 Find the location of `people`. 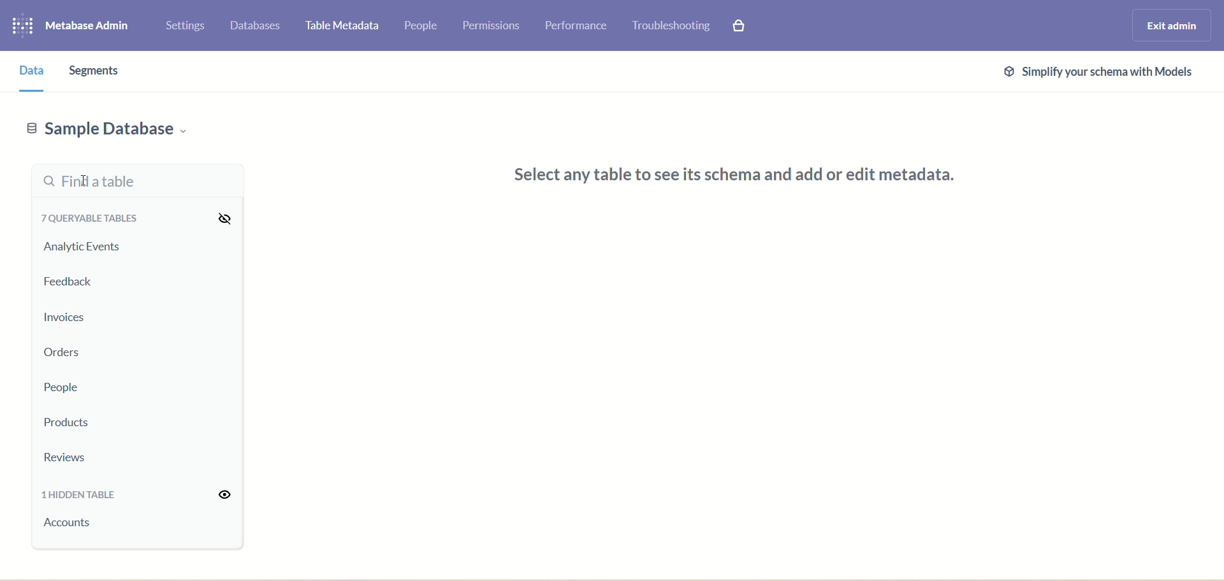

people is located at coordinates (419, 25).